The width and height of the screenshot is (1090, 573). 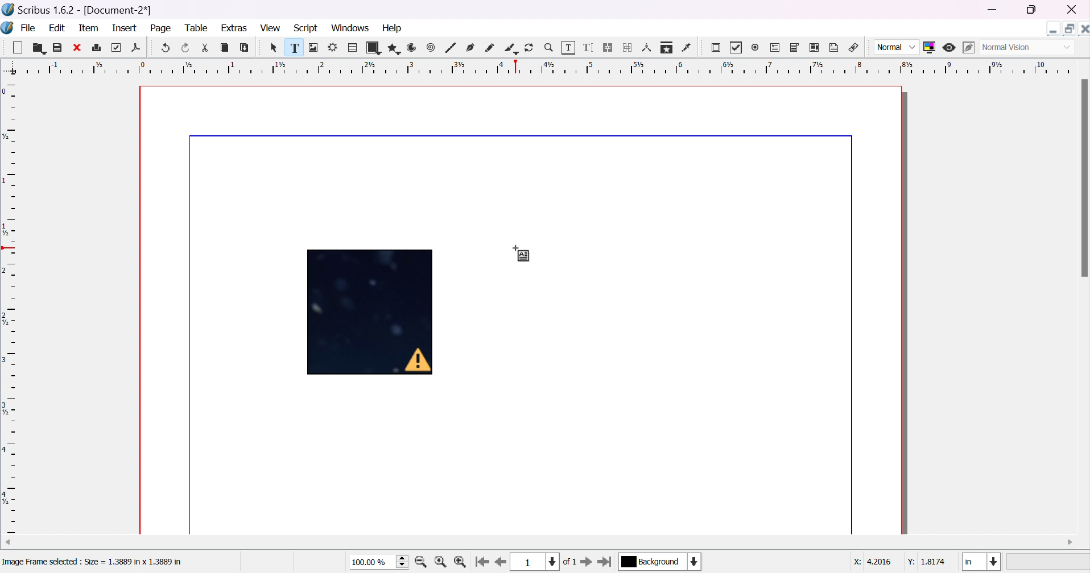 What do you see at coordinates (499, 563) in the screenshot?
I see `go to previous page` at bounding box center [499, 563].